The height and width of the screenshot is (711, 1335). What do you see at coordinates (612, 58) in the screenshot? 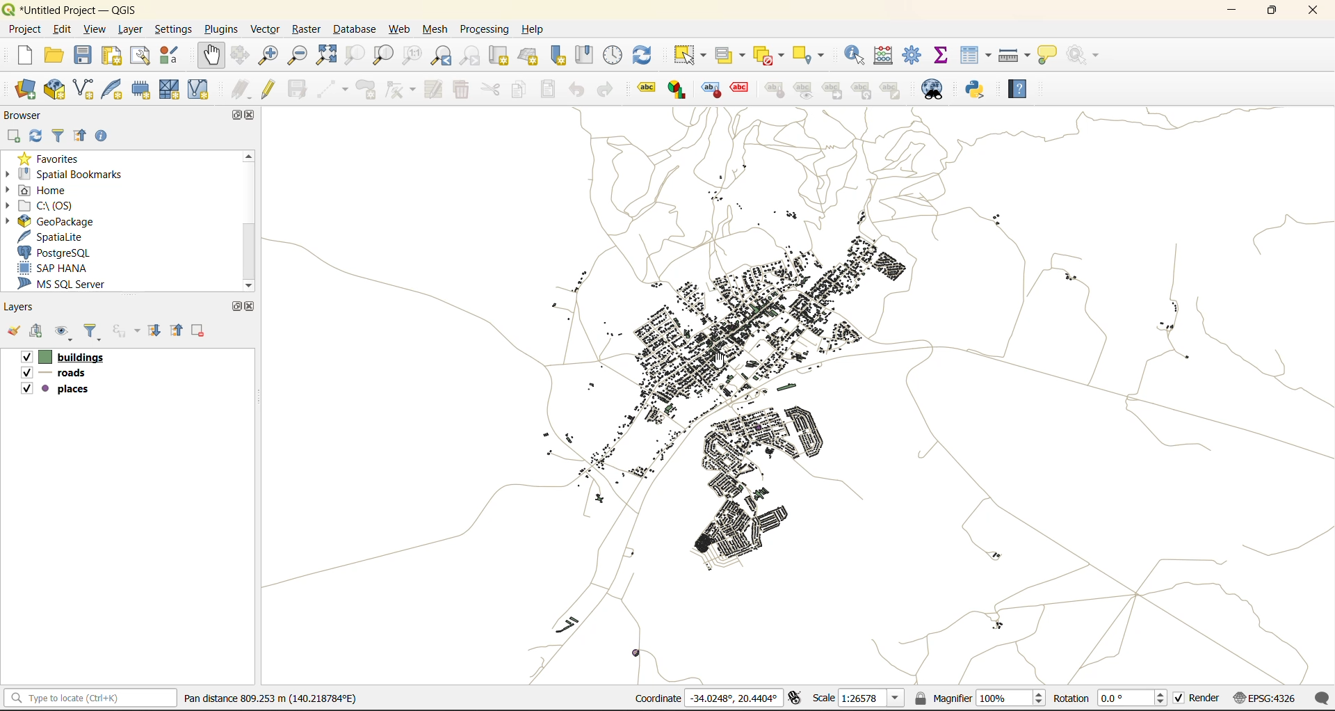
I see `control panel` at bounding box center [612, 58].